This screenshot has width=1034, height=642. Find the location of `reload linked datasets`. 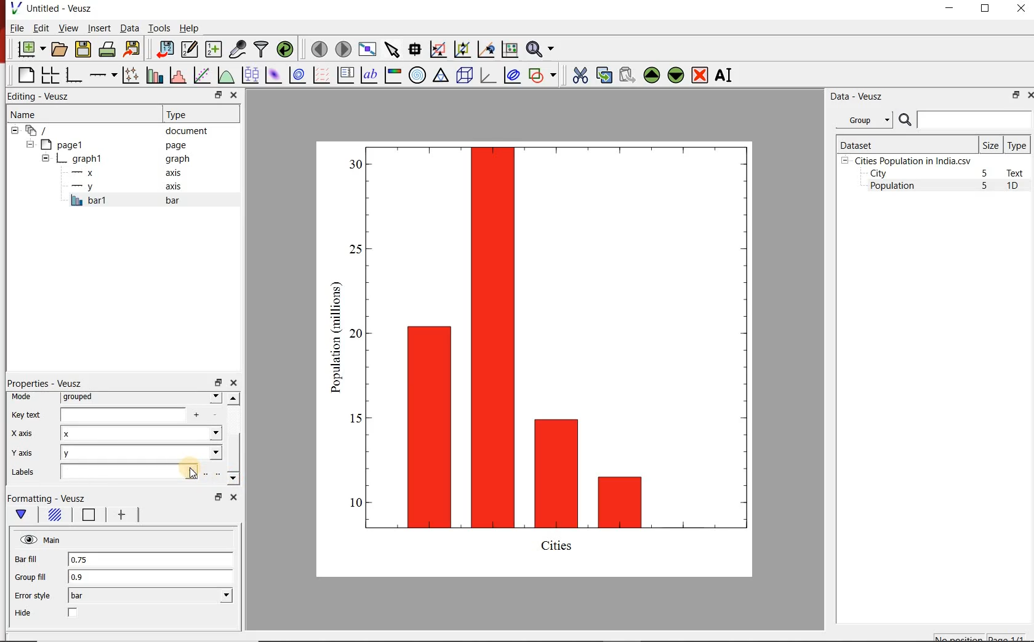

reload linked datasets is located at coordinates (284, 49).